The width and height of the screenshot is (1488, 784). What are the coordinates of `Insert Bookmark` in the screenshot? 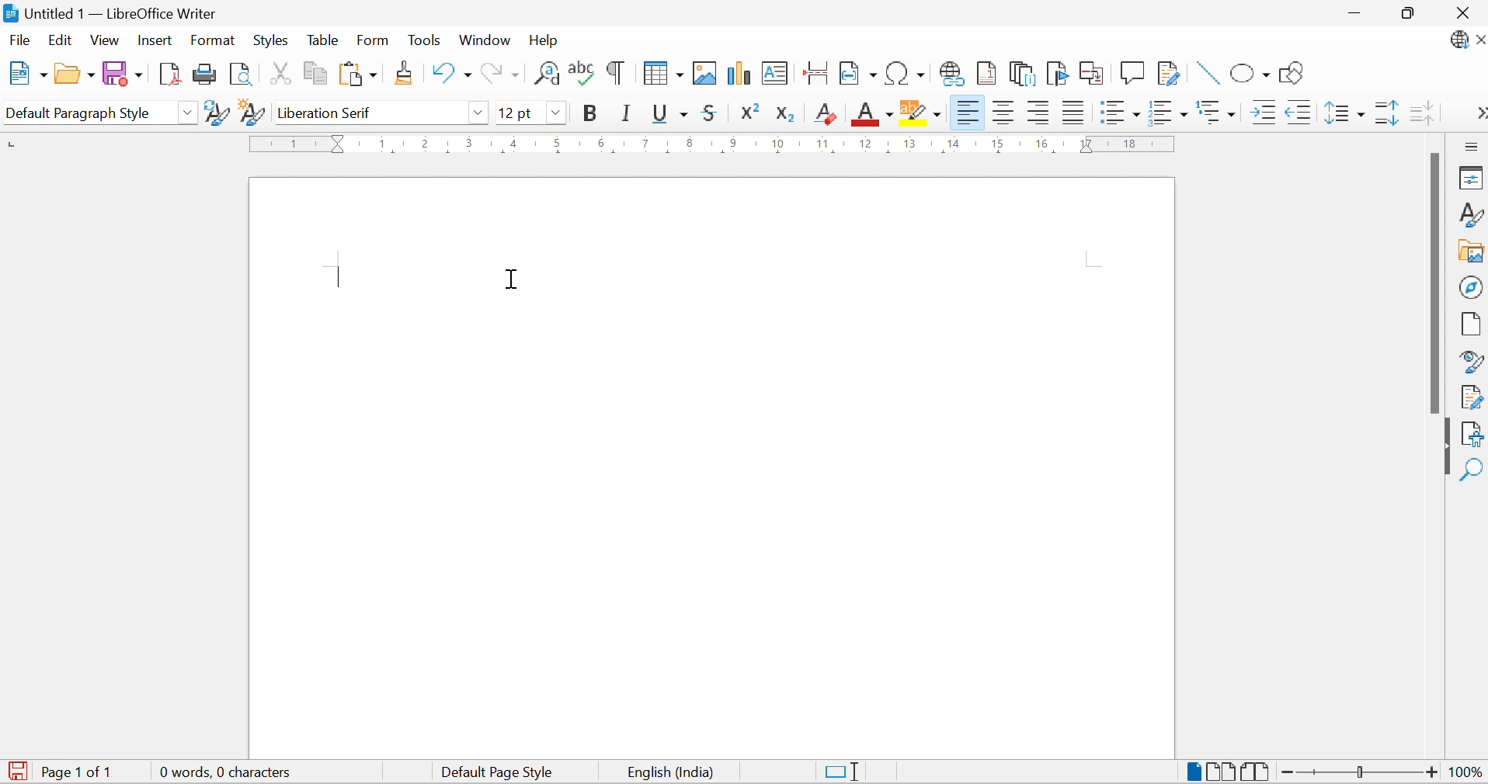 It's located at (1057, 73).